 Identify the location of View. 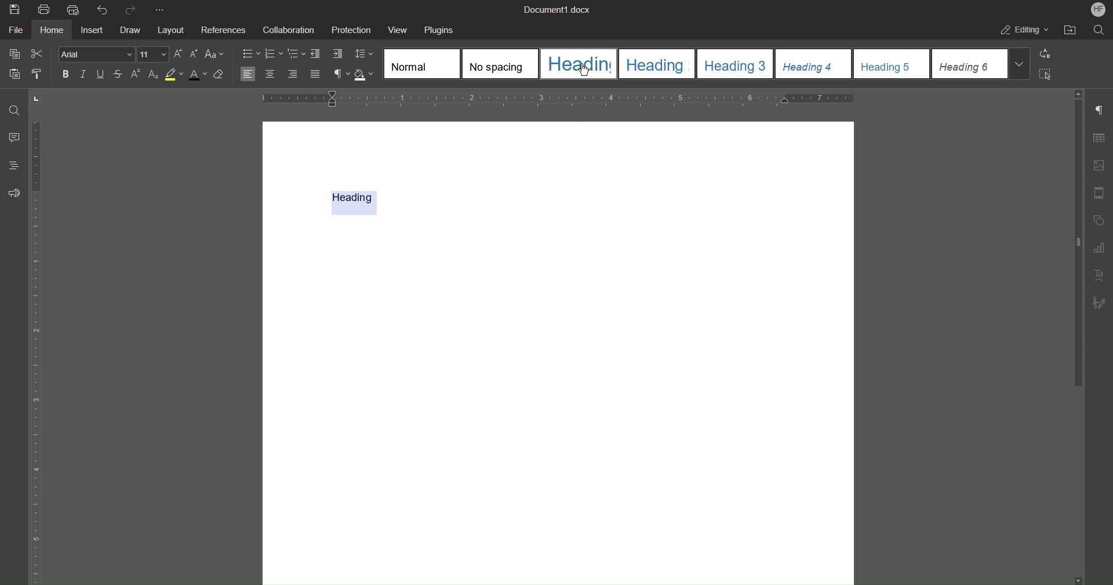
(398, 28).